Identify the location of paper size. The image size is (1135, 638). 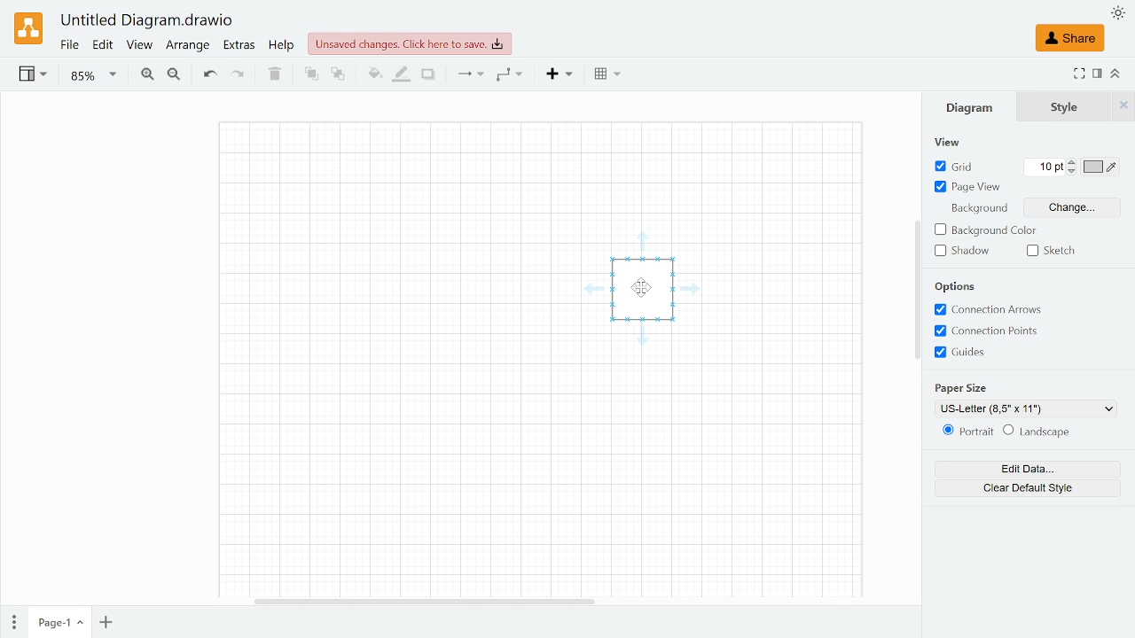
(963, 389).